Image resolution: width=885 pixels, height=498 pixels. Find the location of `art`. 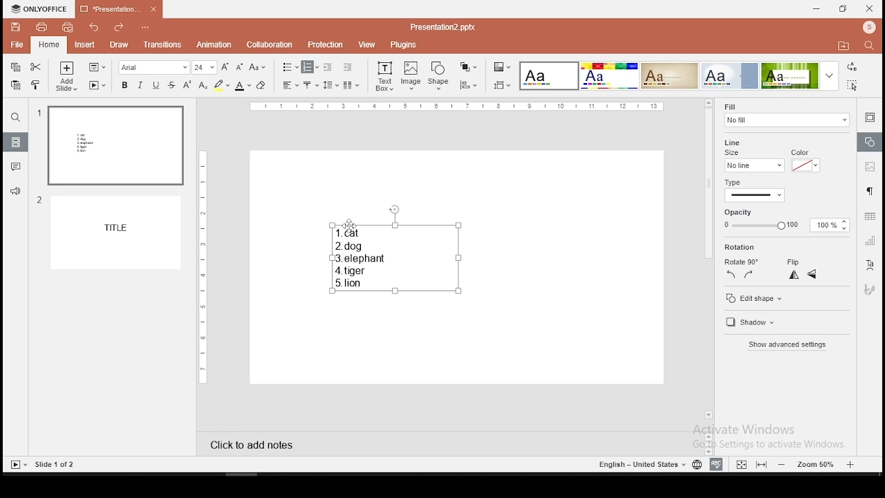

art is located at coordinates (871, 289).